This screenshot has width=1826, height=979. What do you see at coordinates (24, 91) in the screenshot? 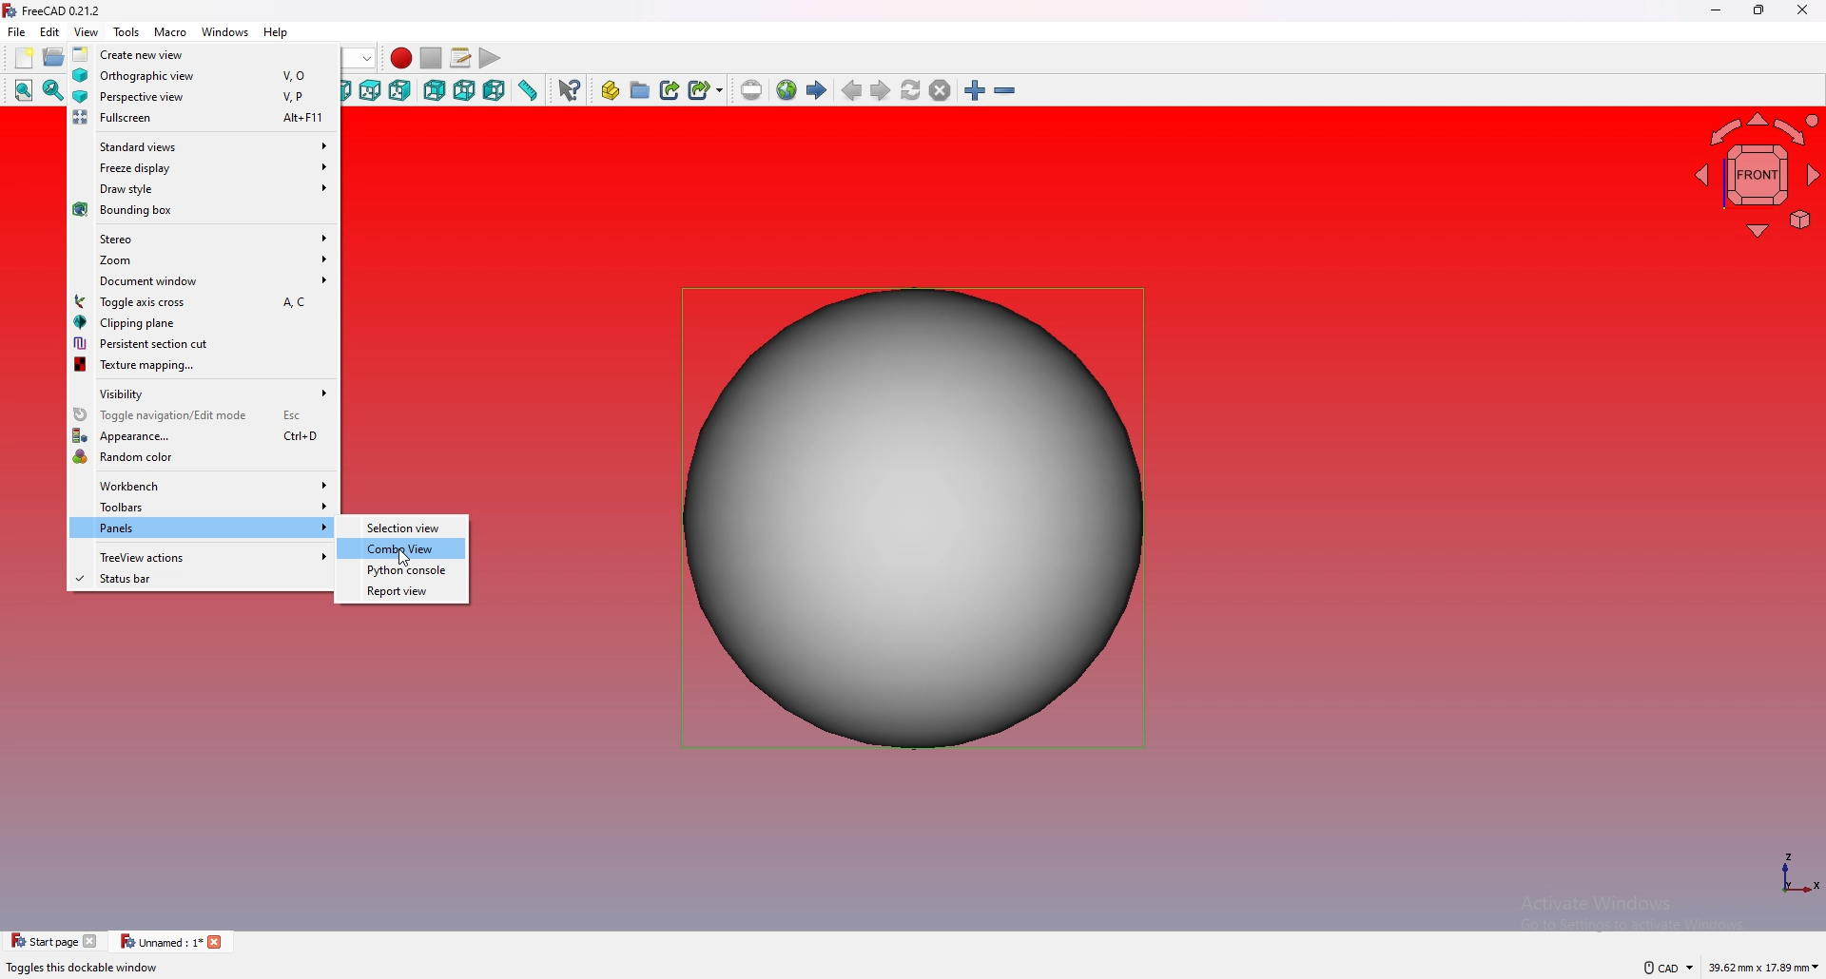
I see `fit all` at bounding box center [24, 91].